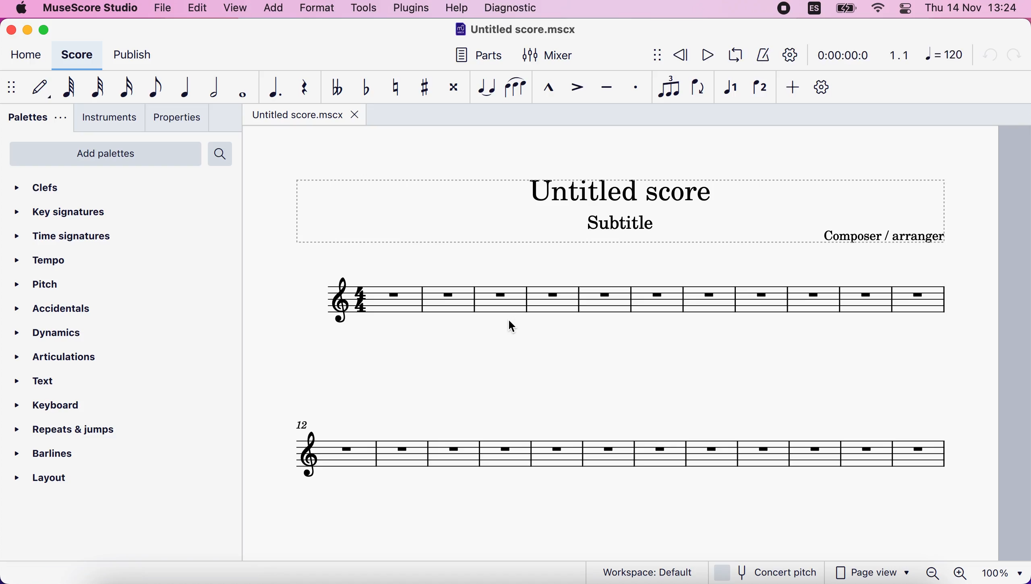  I want to click on musical scales, so click(621, 452).